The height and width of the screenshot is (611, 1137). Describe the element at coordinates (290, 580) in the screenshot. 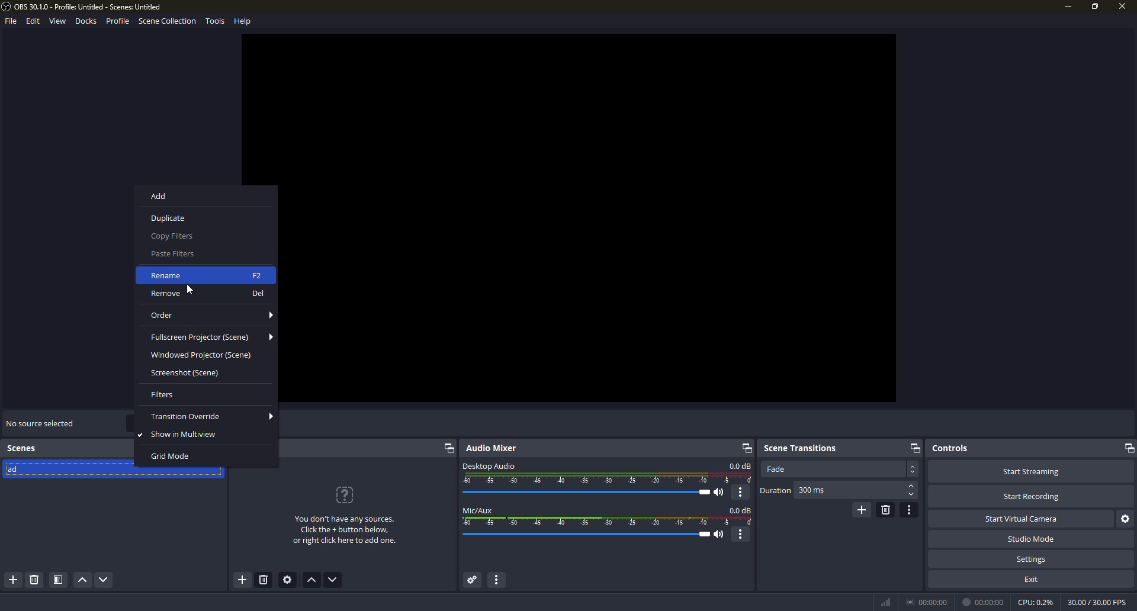

I see `open source properties` at that location.